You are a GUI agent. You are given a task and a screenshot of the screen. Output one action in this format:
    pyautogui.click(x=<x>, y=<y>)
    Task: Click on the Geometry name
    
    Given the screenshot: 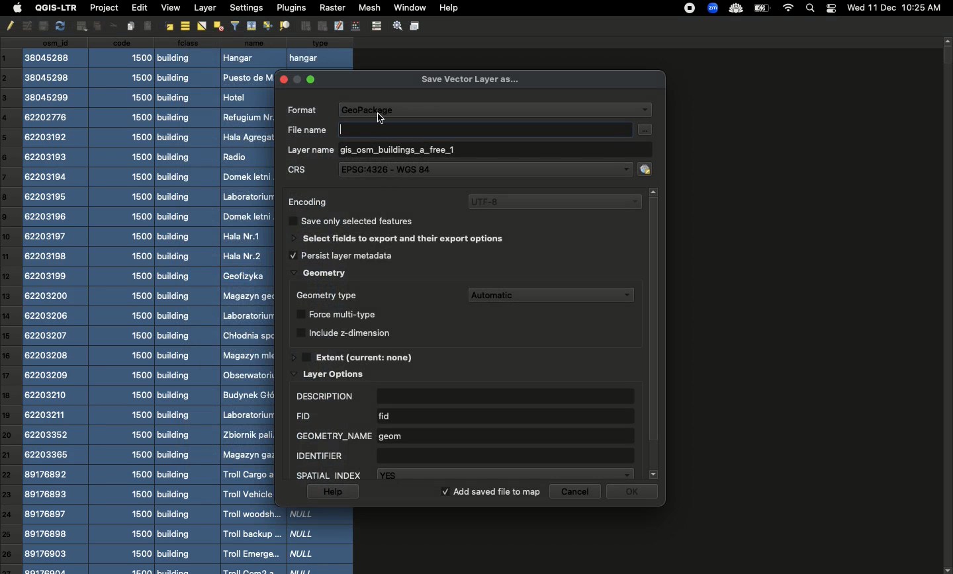 What is the action you would take?
    pyautogui.click(x=464, y=437)
    